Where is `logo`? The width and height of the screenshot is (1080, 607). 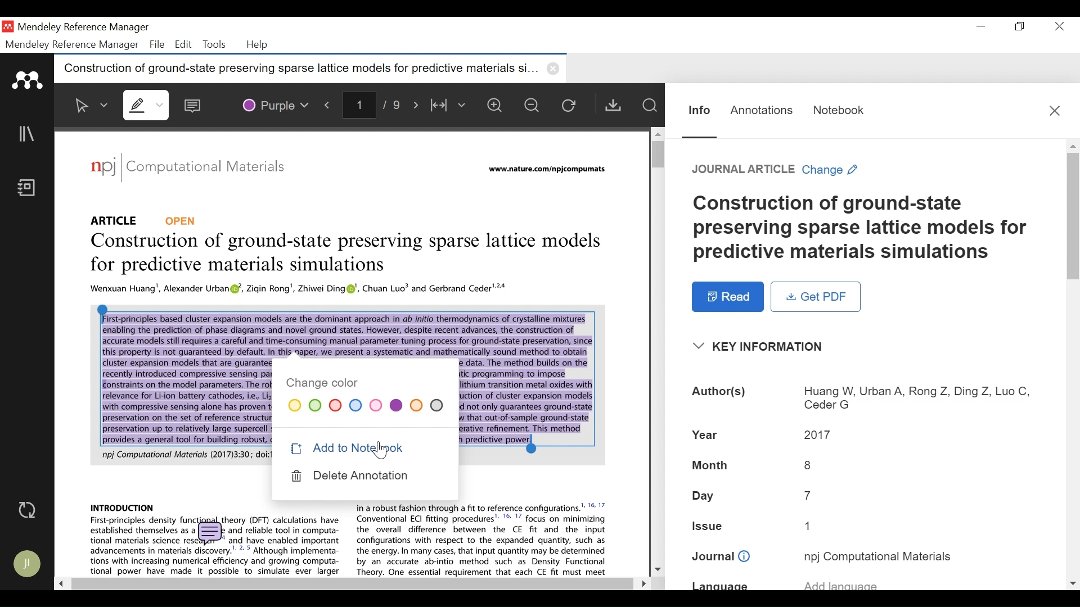 logo is located at coordinates (103, 166).